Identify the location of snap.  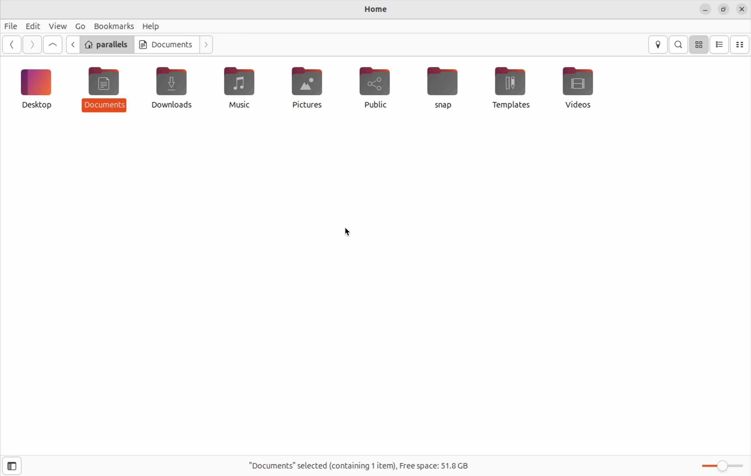
(445, 89).